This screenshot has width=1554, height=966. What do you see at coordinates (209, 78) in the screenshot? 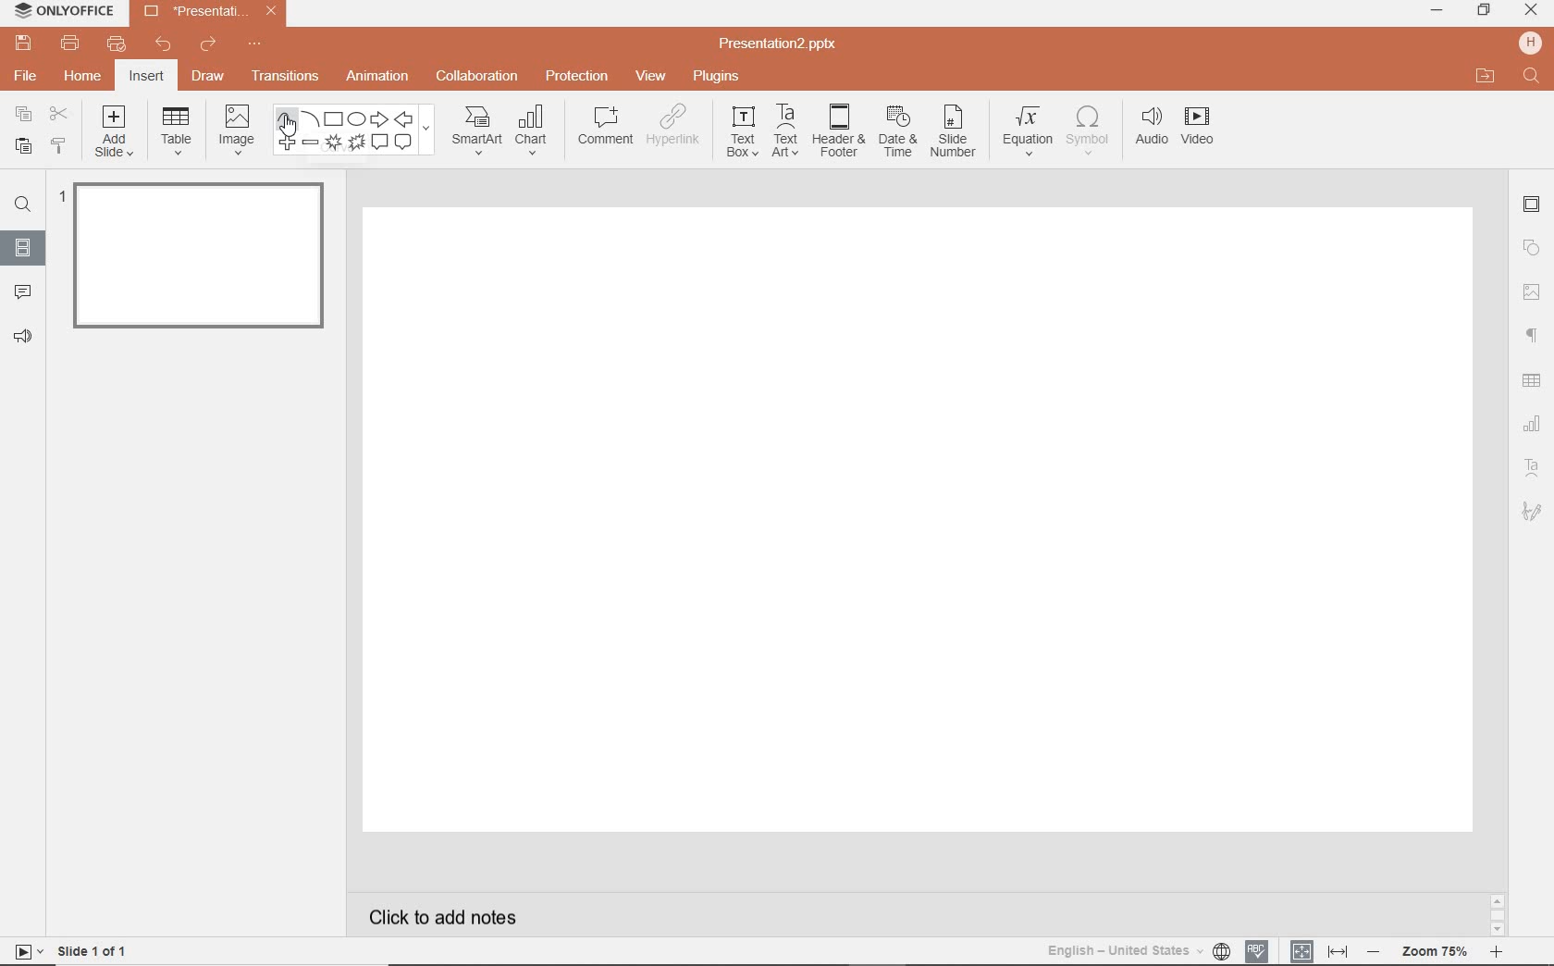
I see `DRAW` at bounding box center [209, 78].